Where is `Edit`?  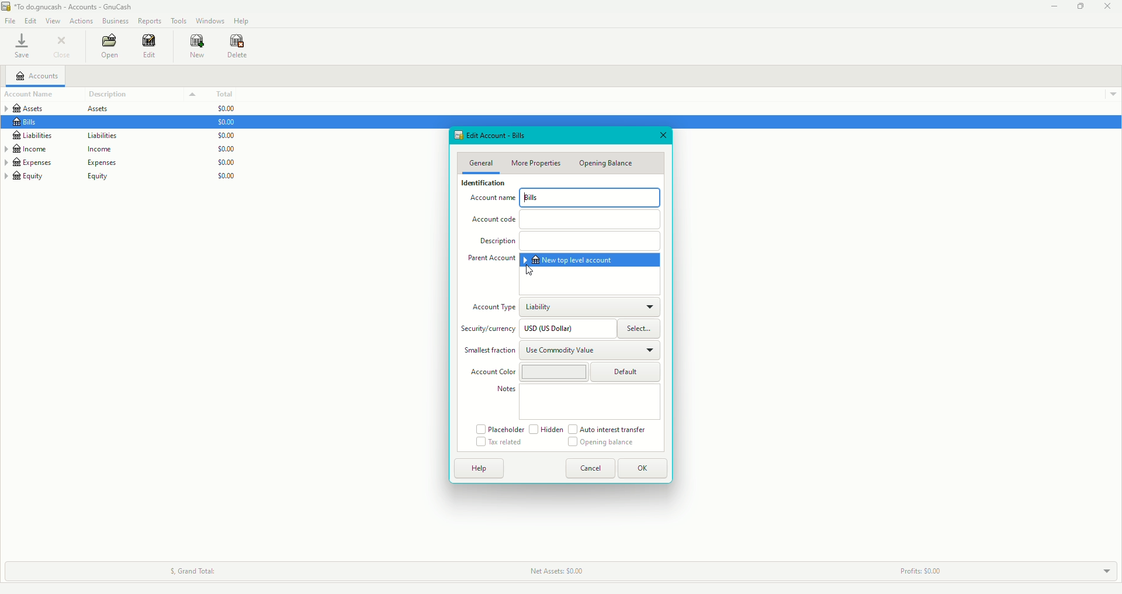
Edit is located at coordinates (152, 47).